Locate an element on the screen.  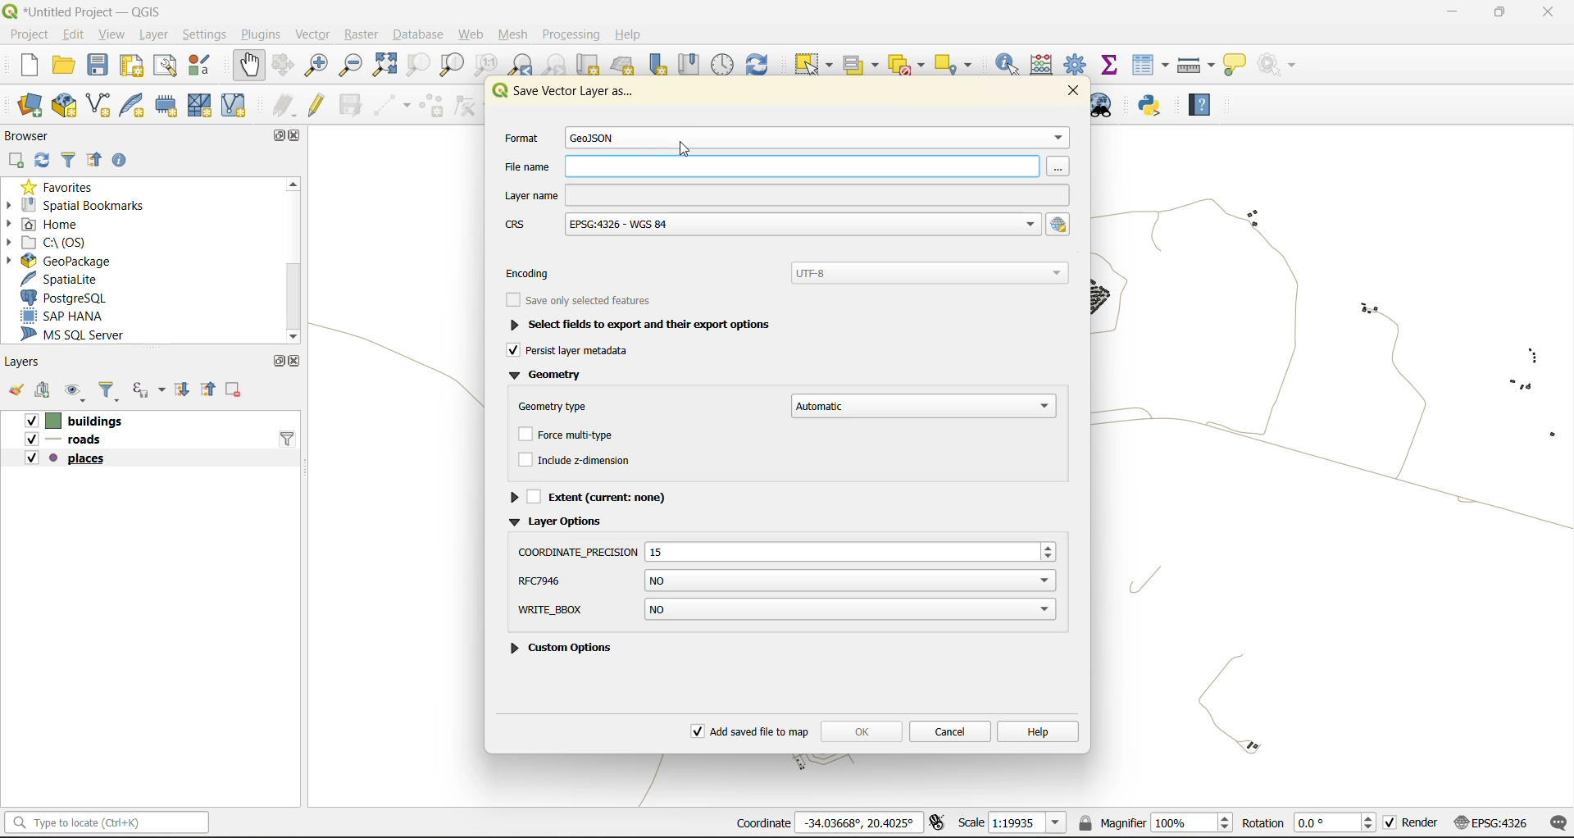
spatialite is located at coordinates (60, 278).